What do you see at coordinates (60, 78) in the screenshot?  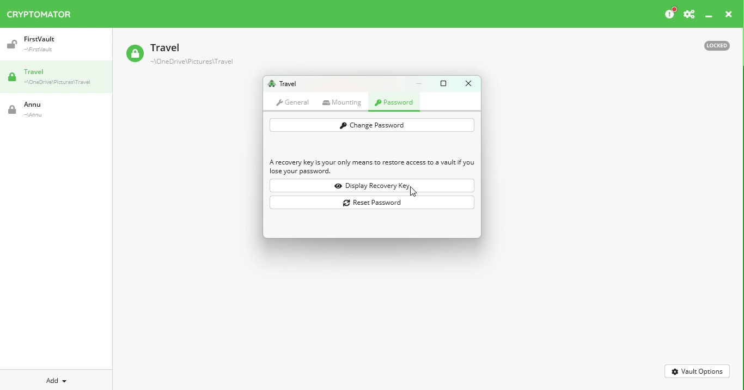 I see `Travel` at bounding box center [60, 78].